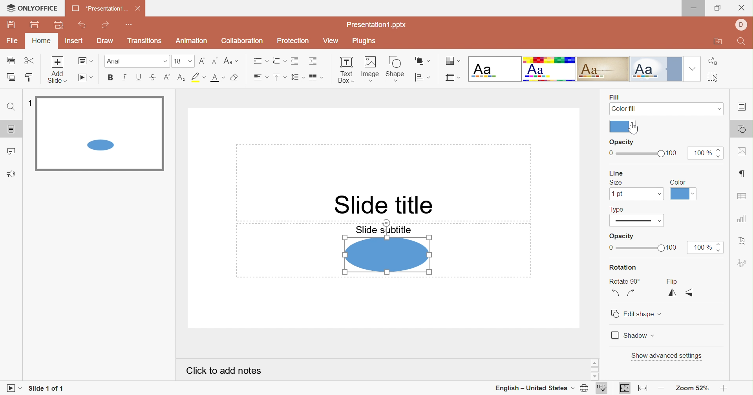  Describe the element at coordinates (723, 389) in the screenshot. I see `Zoom in` at that location.